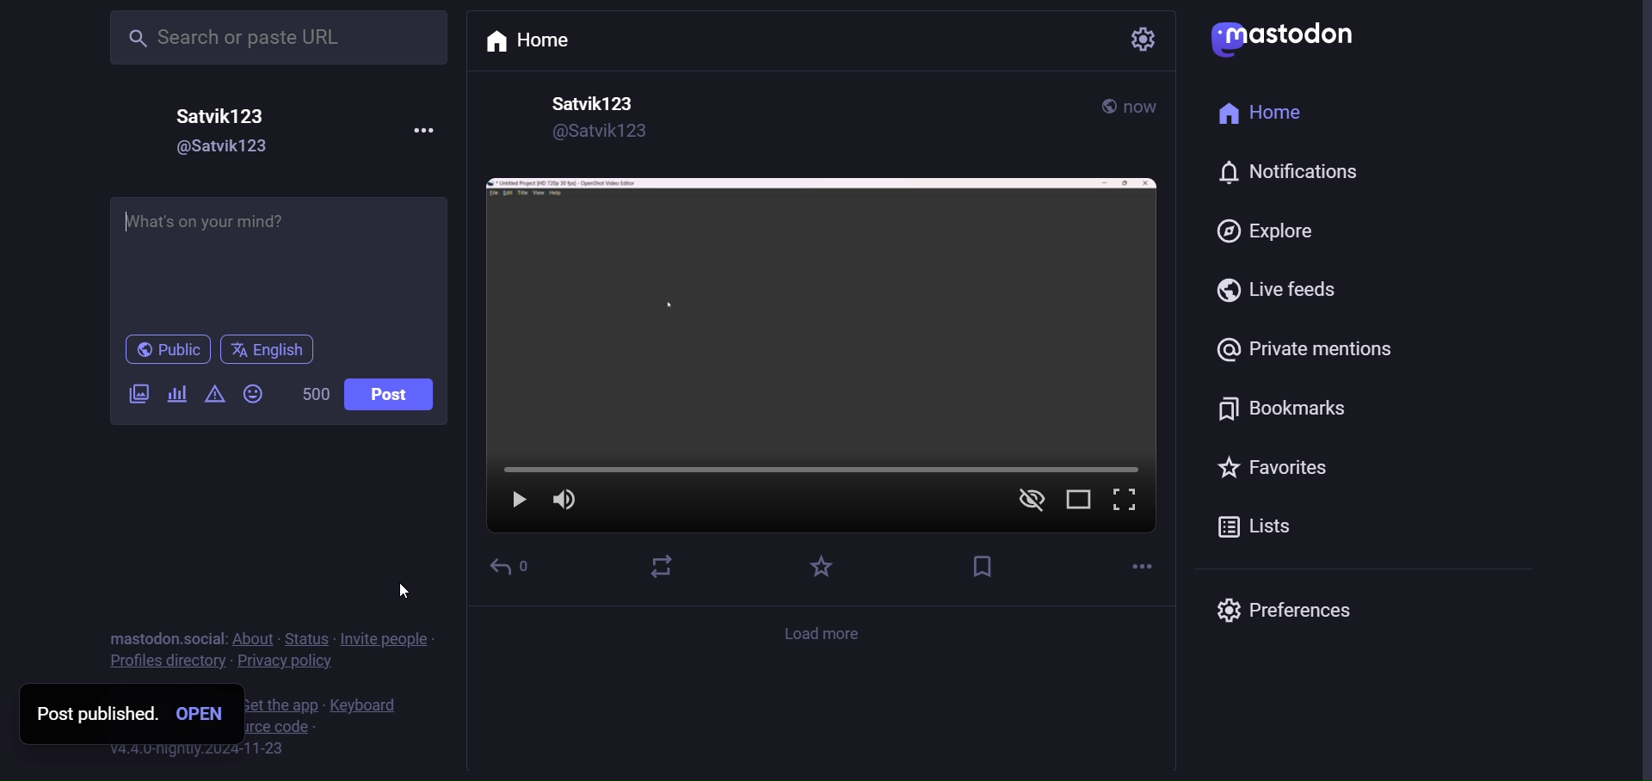  Describe the element at coordinates (1079, 502) in the screenshot. I see `view` at that location.